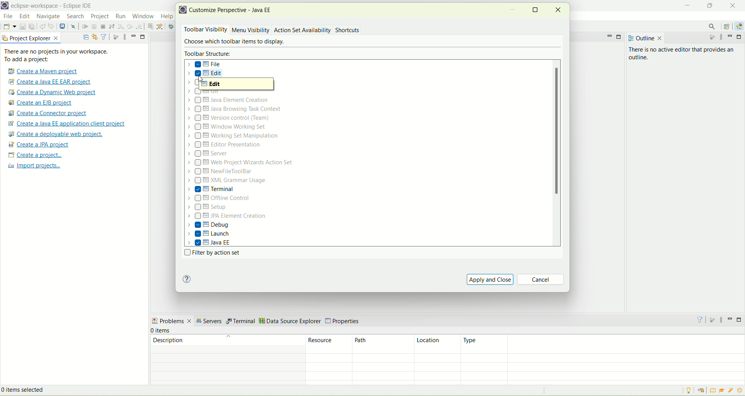 This screenshot has height=396, width=745. I want to click on create a connector project, so click(48, 114).